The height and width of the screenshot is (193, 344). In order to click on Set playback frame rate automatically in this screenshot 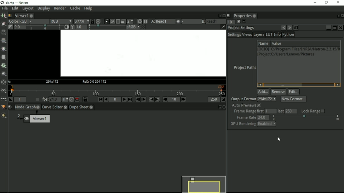, I will do `click(37, 99)`.